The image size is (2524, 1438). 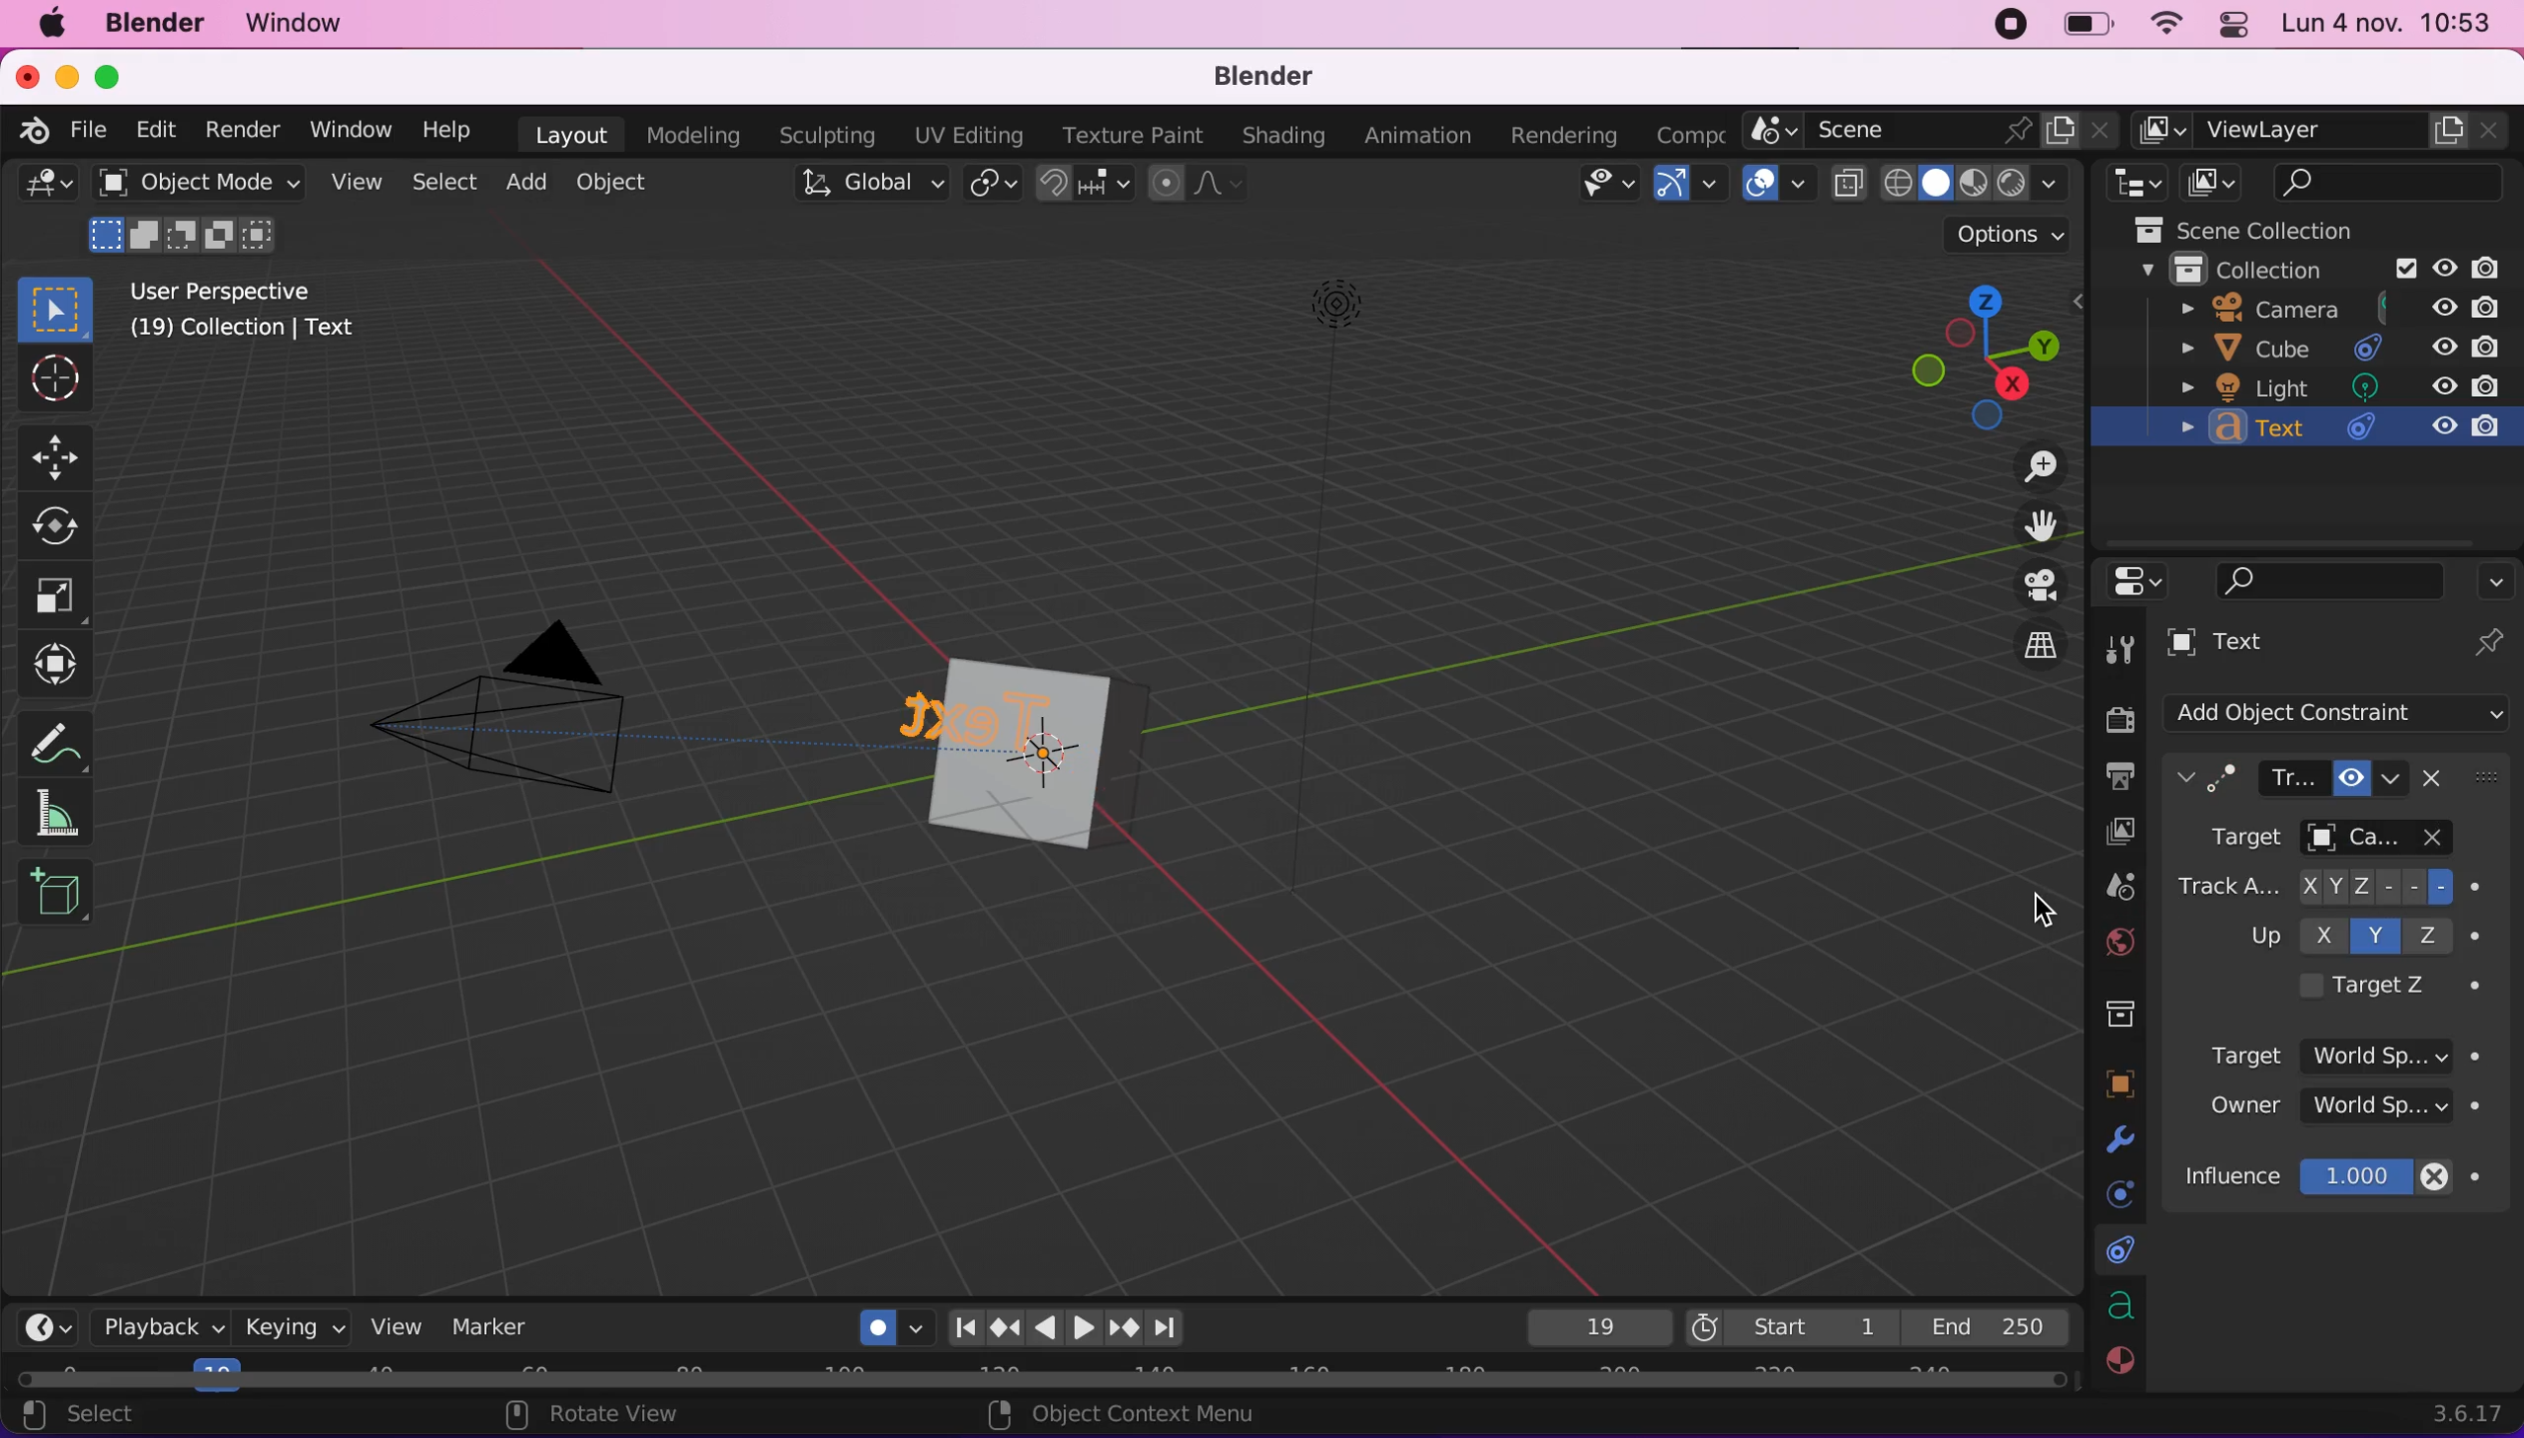 What do you see at coordinates (2125, 643) in the screenshot?
I see `tools` at bounding box center [2125, 643].